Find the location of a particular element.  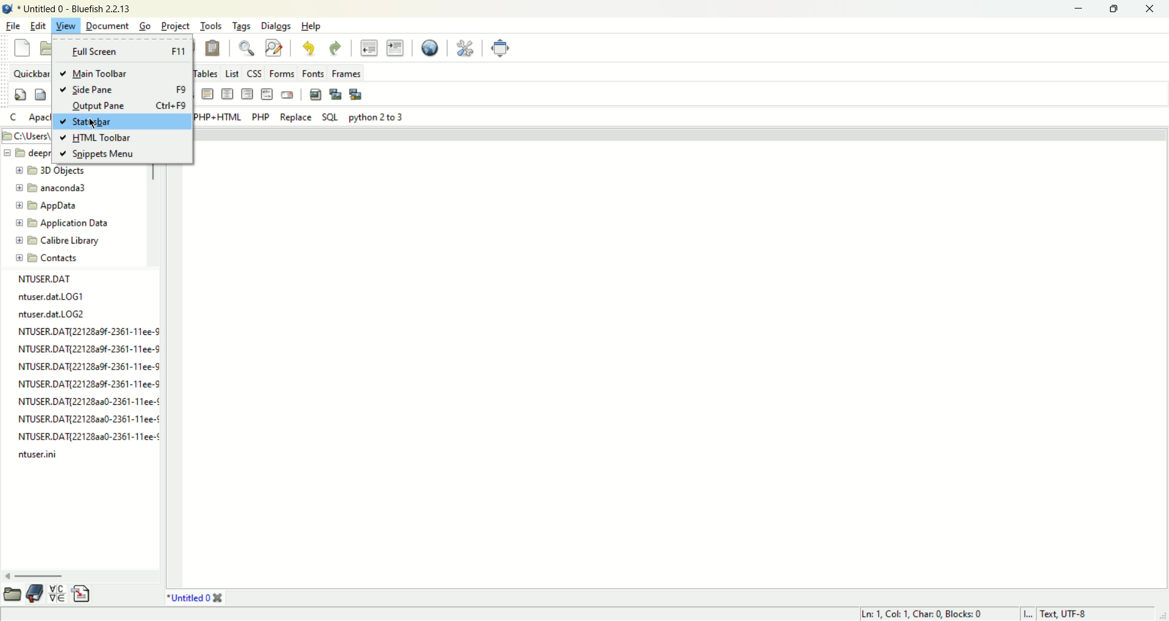

insert thumbnail is located at coordinates (335, 95).